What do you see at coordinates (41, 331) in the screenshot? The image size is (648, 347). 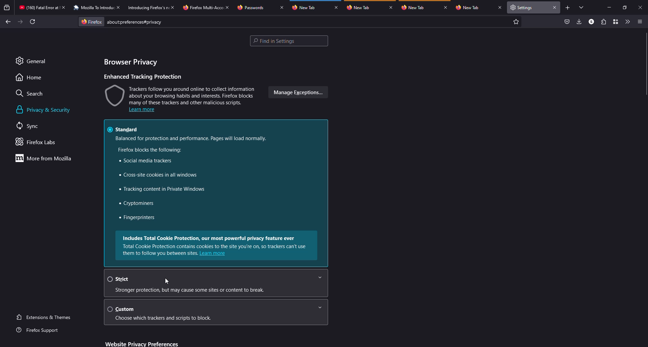 I see `support` at bounding box center [41, 331].